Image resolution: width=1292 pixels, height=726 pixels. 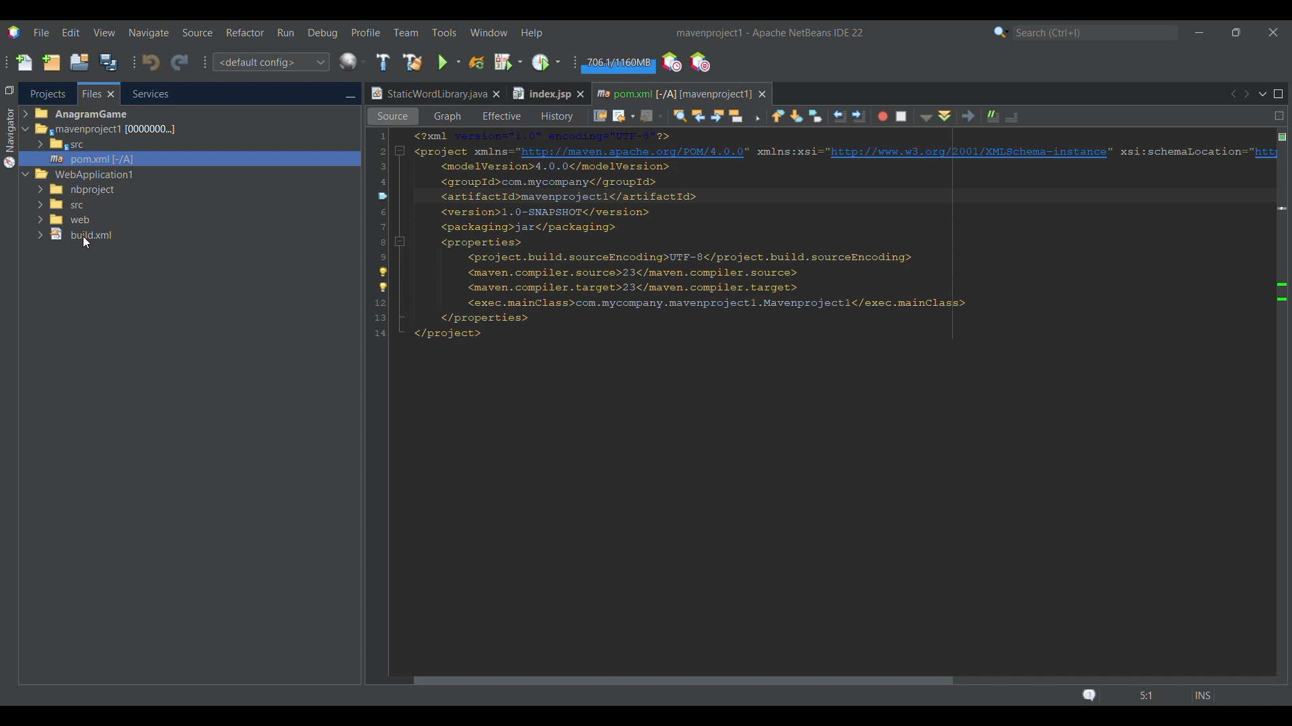 I want to click on Current tab highlighted, so click(x=427, y=94).